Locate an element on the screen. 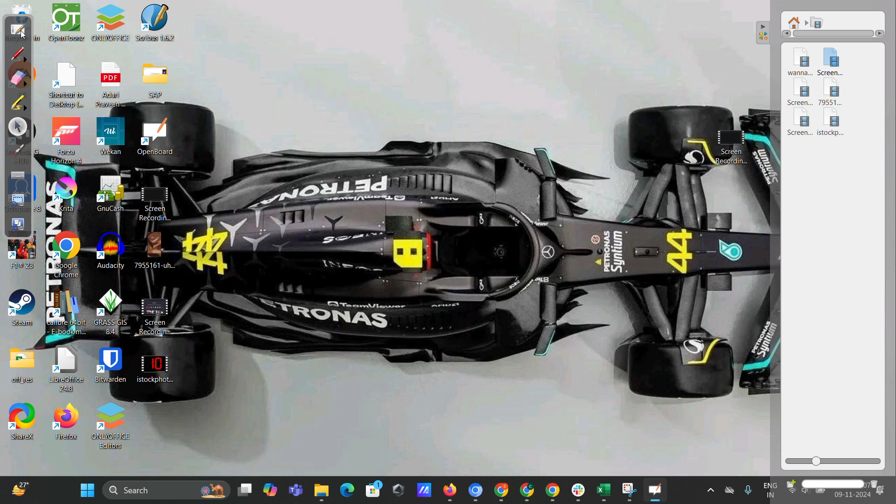 The width and height of the screenshot is (896, 504). horizontal scroll bar is located at coordinates (833, 35).